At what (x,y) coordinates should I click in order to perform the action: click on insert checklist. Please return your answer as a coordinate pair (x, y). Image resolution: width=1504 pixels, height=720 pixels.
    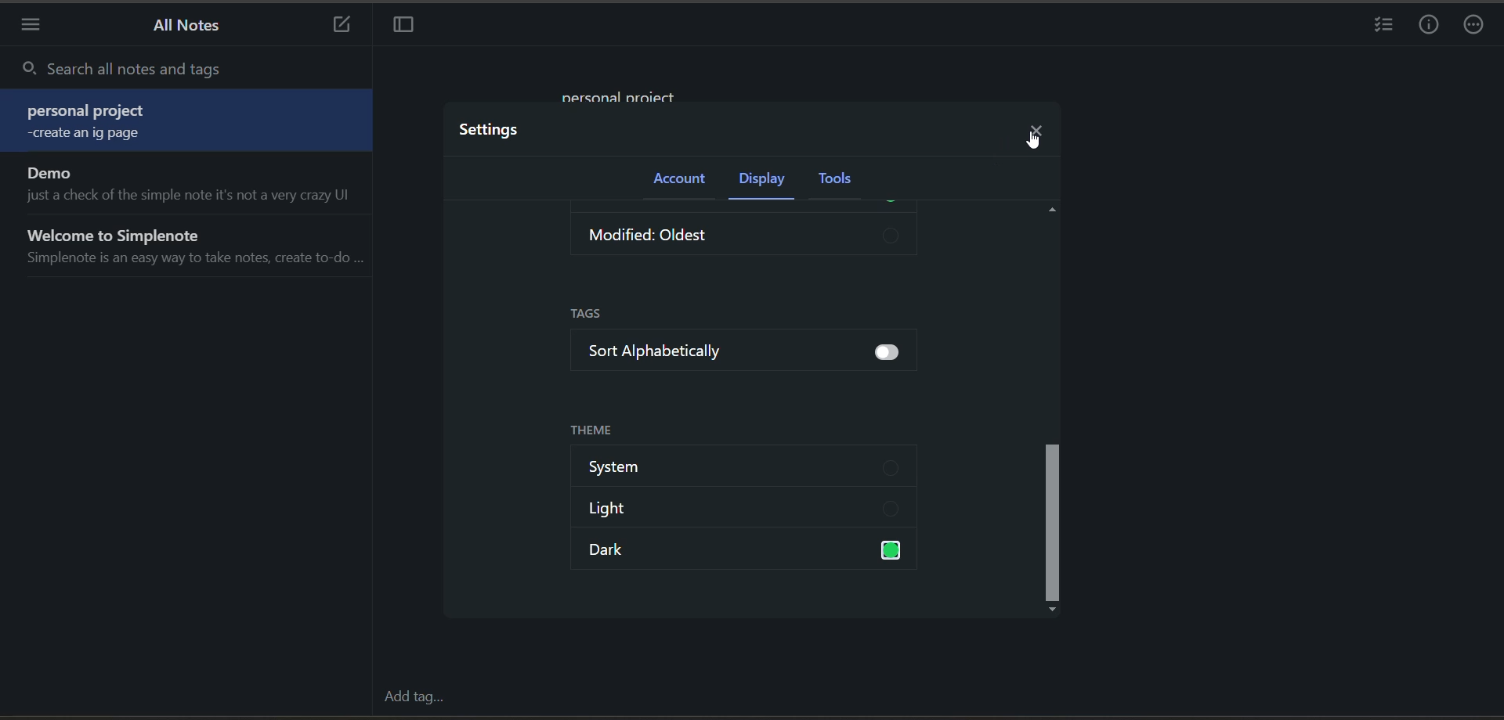
    Looking at the image, I should click on (1381, 27).